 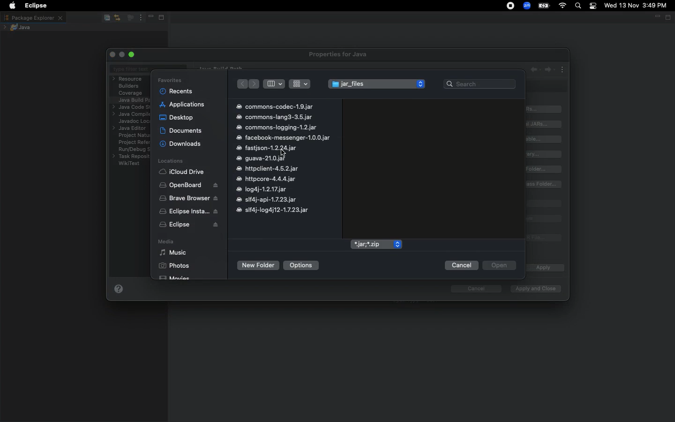 What do you see at coordinates (285, 152) in the screenshot?
I see `pointer cursor` at bounding box center [285, 152].